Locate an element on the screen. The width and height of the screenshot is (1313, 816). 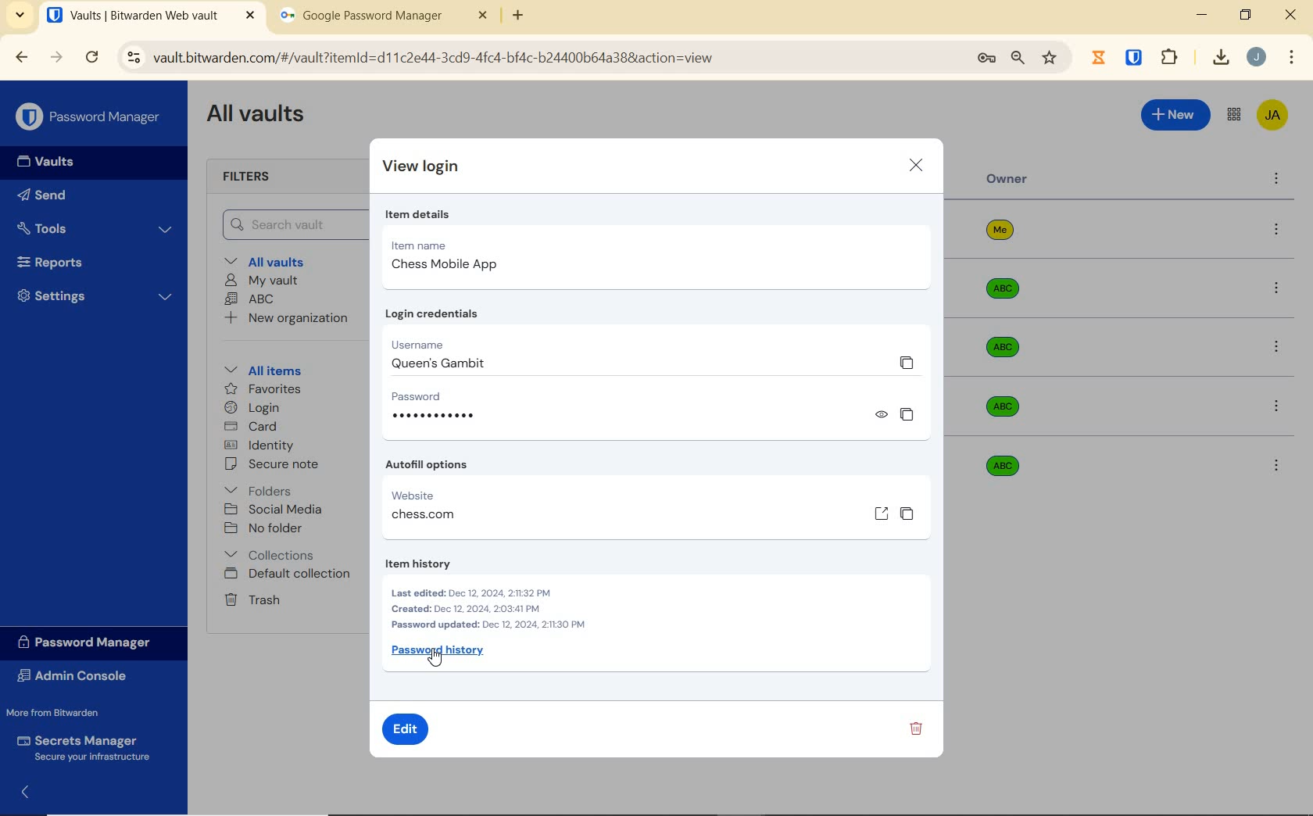
open is located at coordinates (880, 513).